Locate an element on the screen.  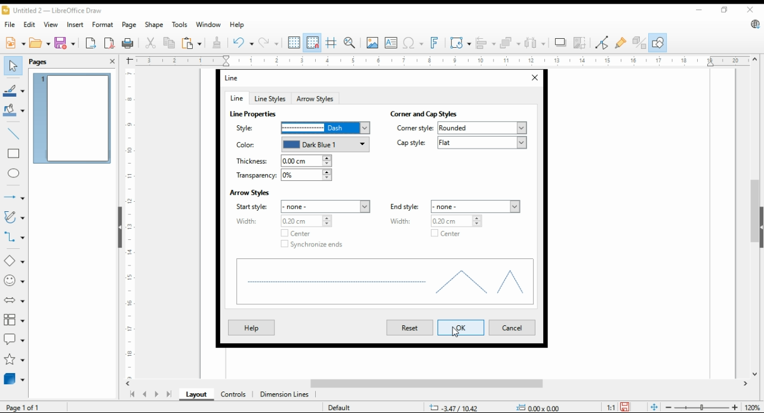
show gluepoint functions is located at coordinates (620, 42).